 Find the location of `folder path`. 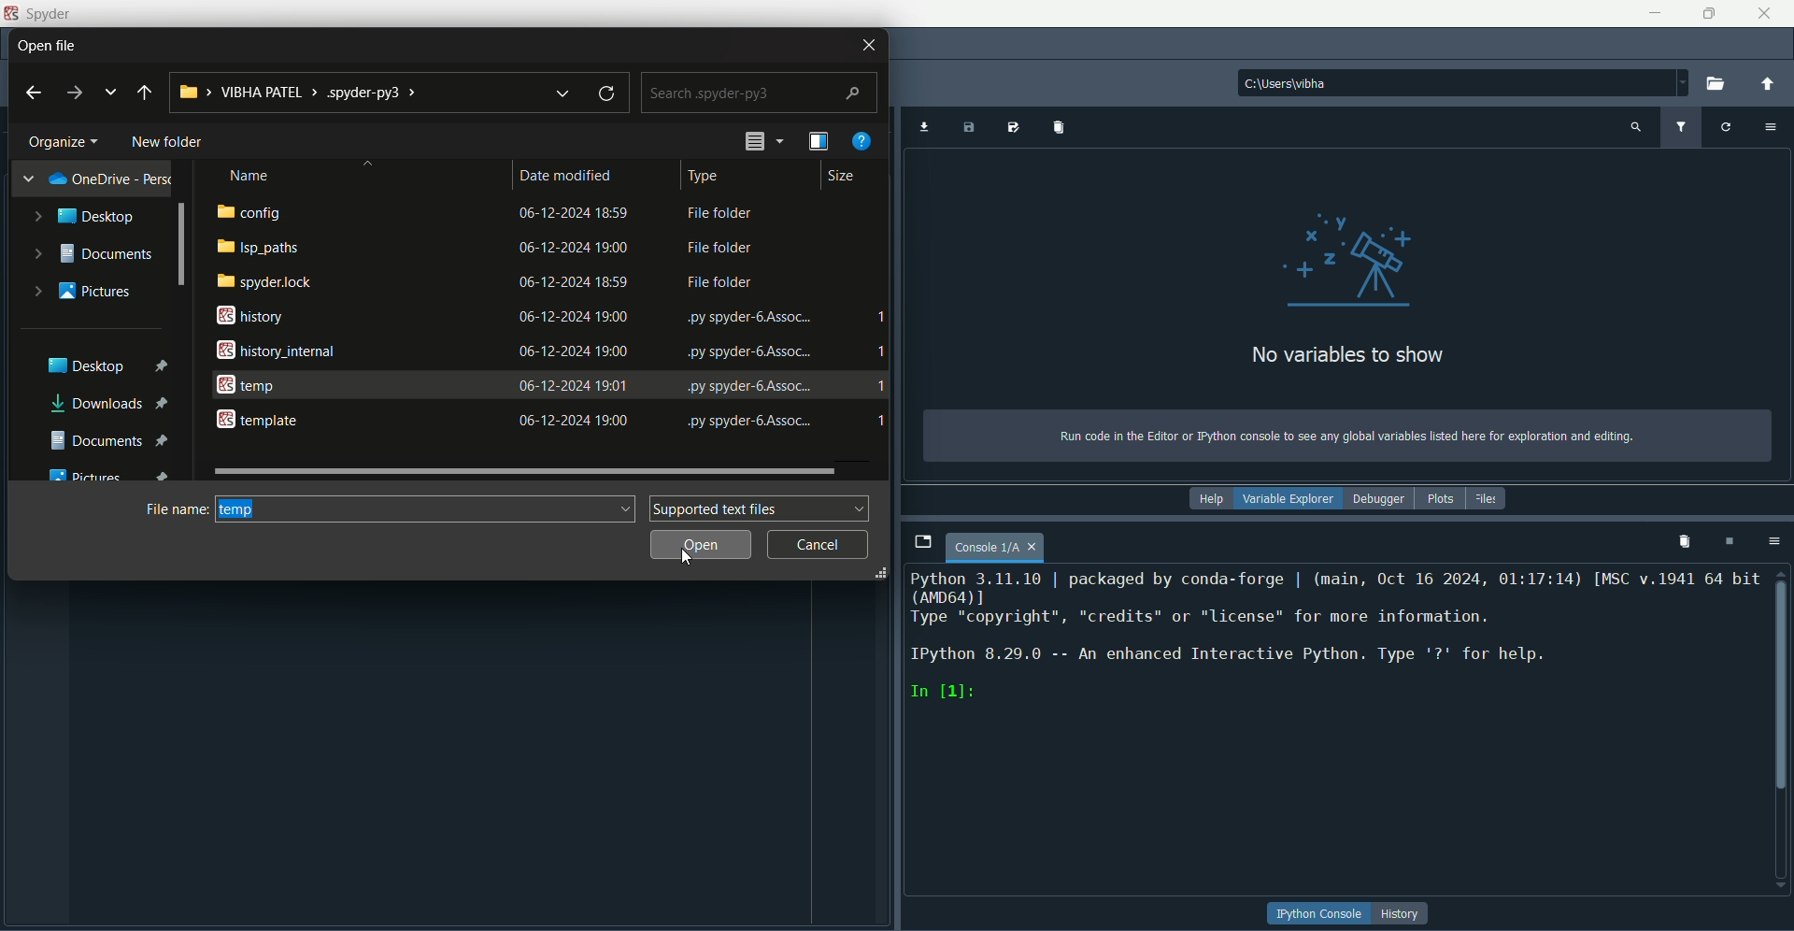

folder path is located at coordinates (356, 92).